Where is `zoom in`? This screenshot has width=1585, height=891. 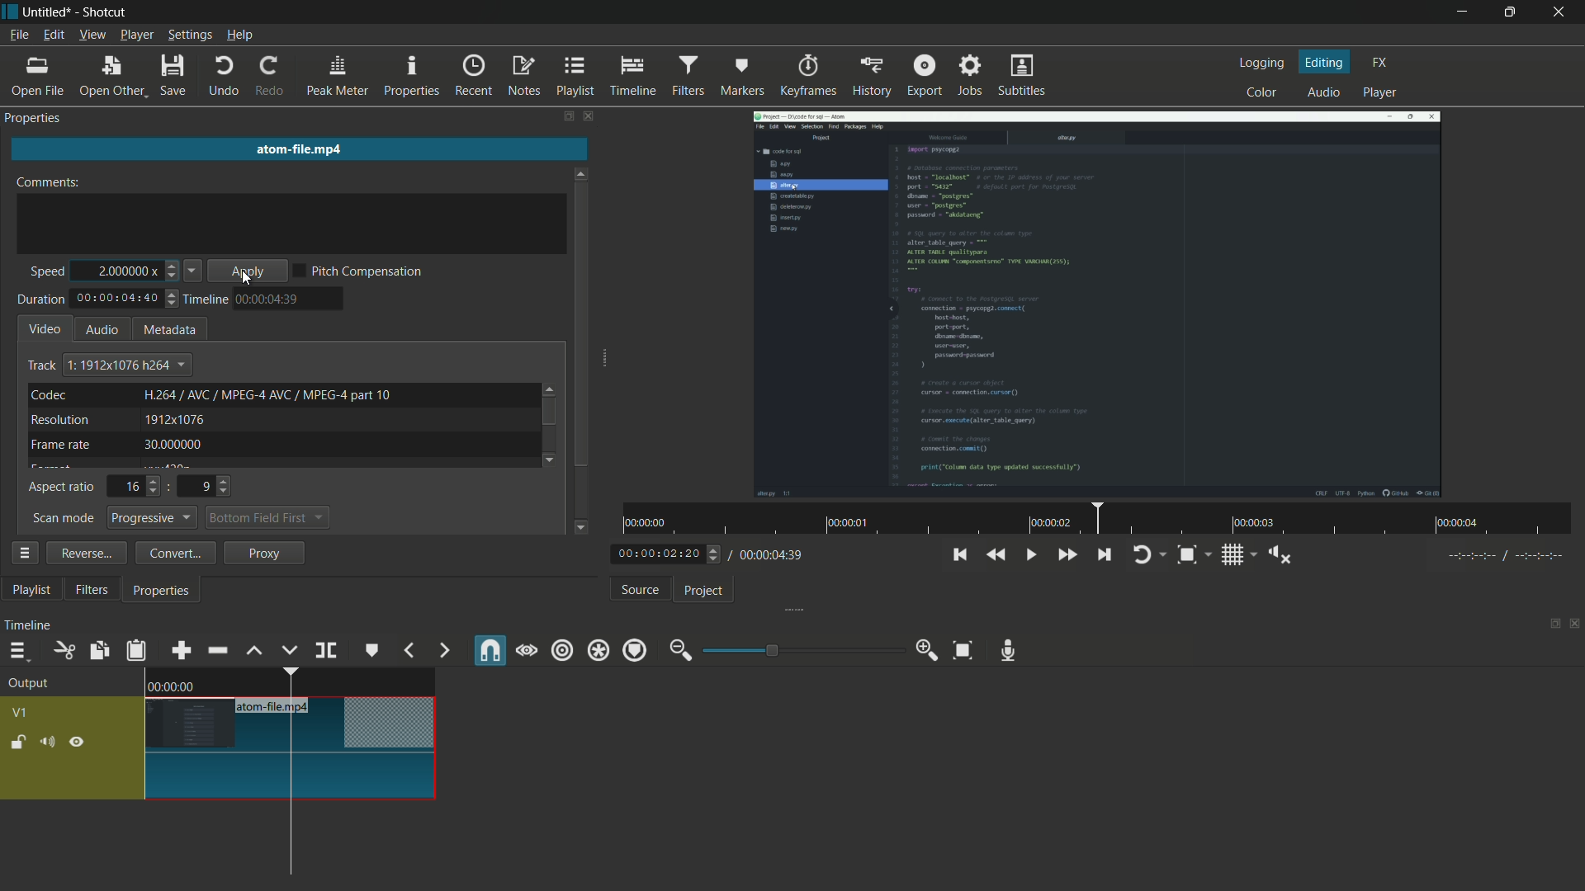 zoom in is located at coordinates (929, 649).